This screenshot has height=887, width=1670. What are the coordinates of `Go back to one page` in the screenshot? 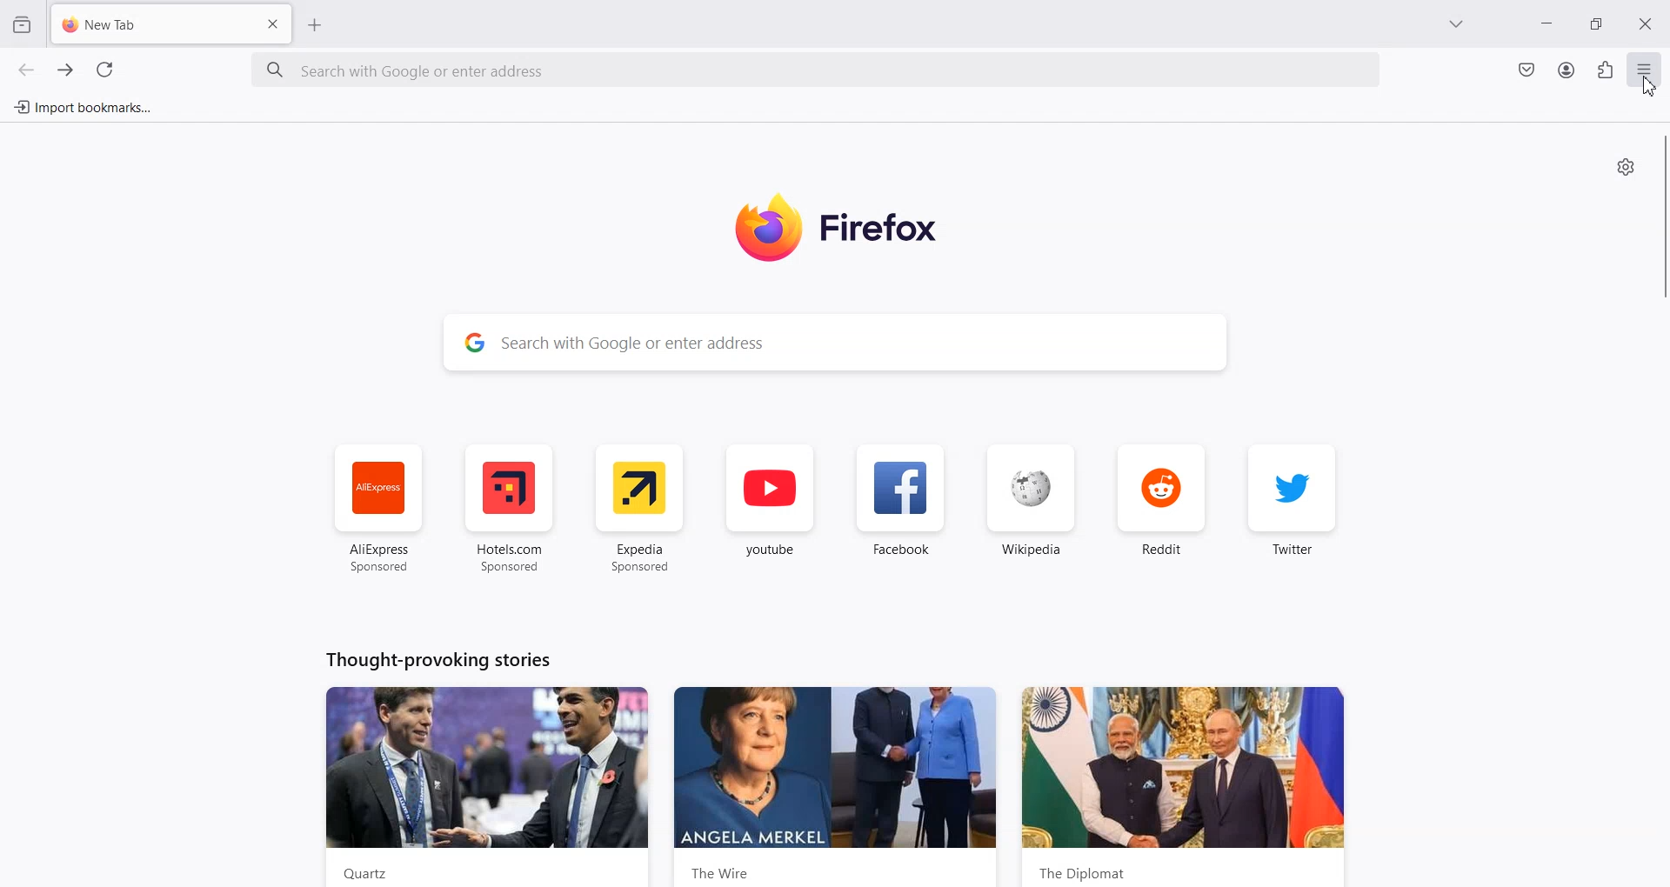 It's located at (25, 69).